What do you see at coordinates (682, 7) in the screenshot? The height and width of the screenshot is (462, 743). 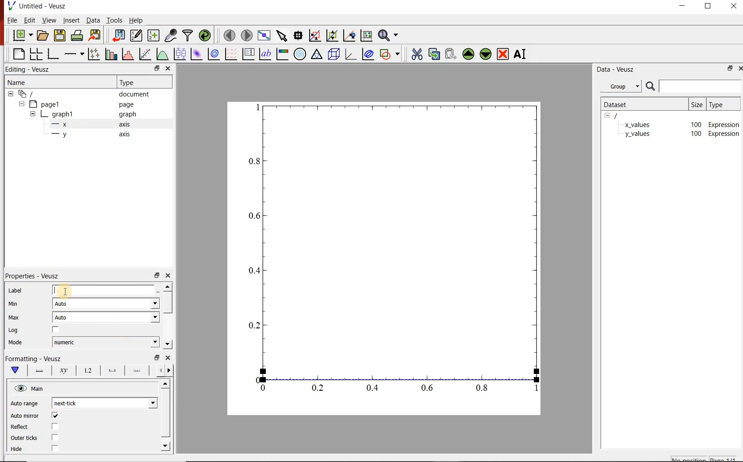 I see `minimize` at bounding box center [682, 7].